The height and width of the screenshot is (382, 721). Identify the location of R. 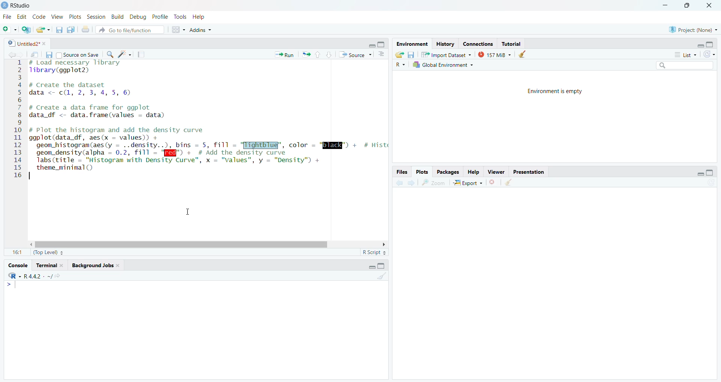
(403, 65).